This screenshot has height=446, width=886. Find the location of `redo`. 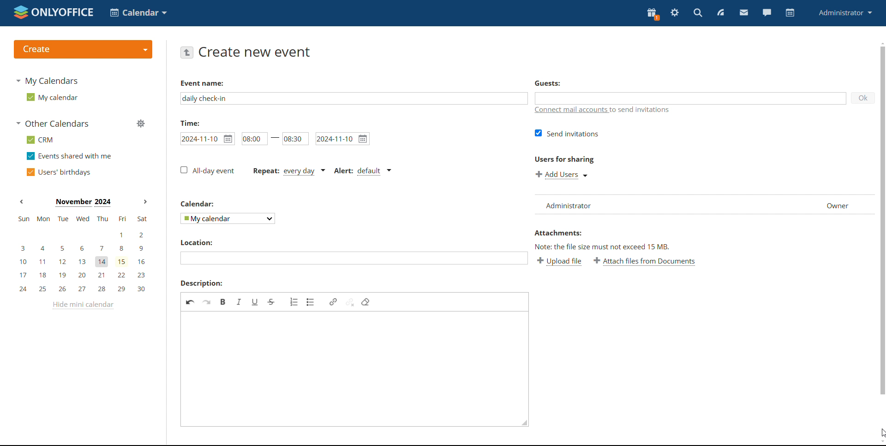

redo is located at coordinates (207, 302).